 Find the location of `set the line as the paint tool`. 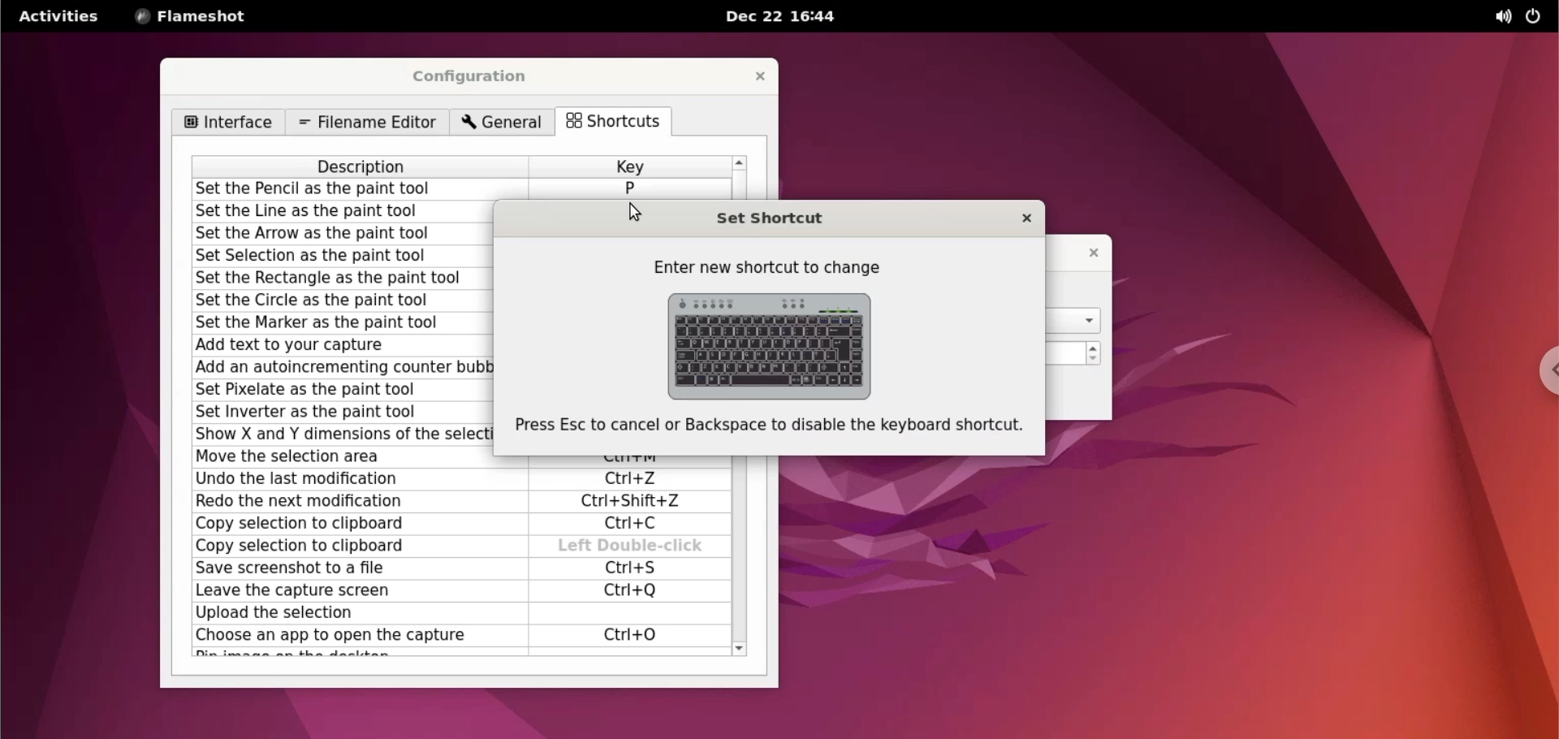

set the line as the paint tool is located at coordinates (345, 212).